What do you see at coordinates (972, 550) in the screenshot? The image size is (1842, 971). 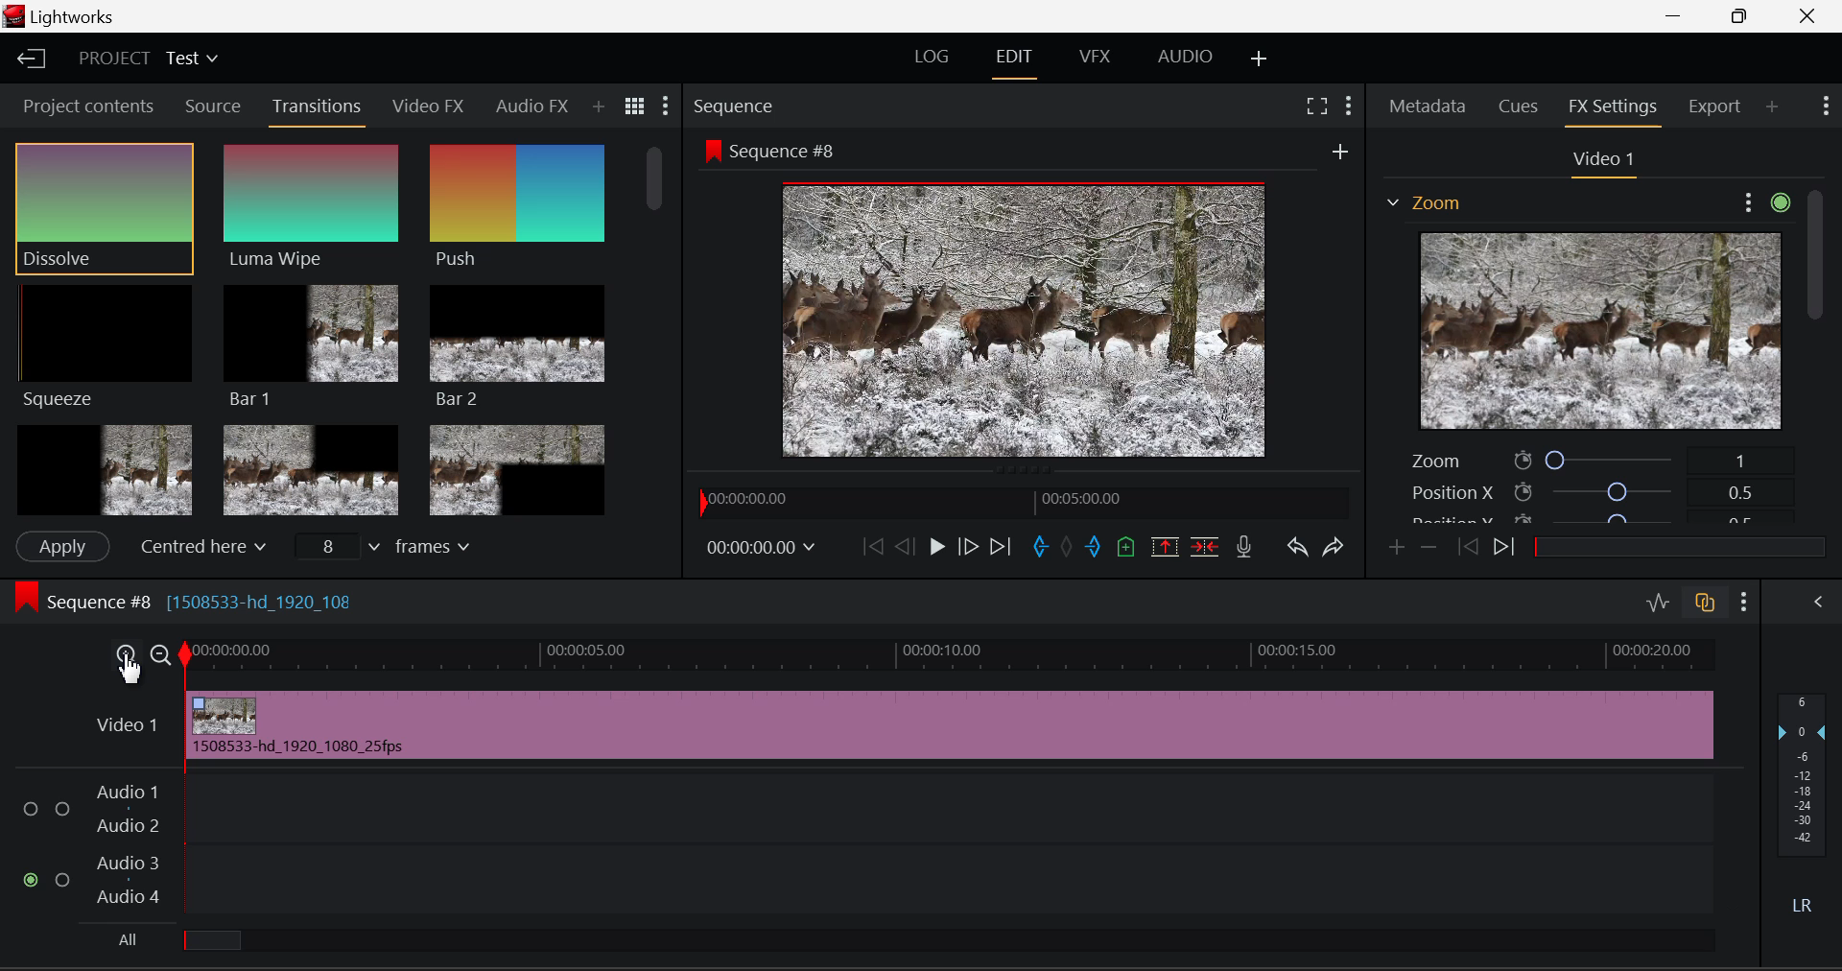 I see `Go Forward` at bounding box center [972, 550].